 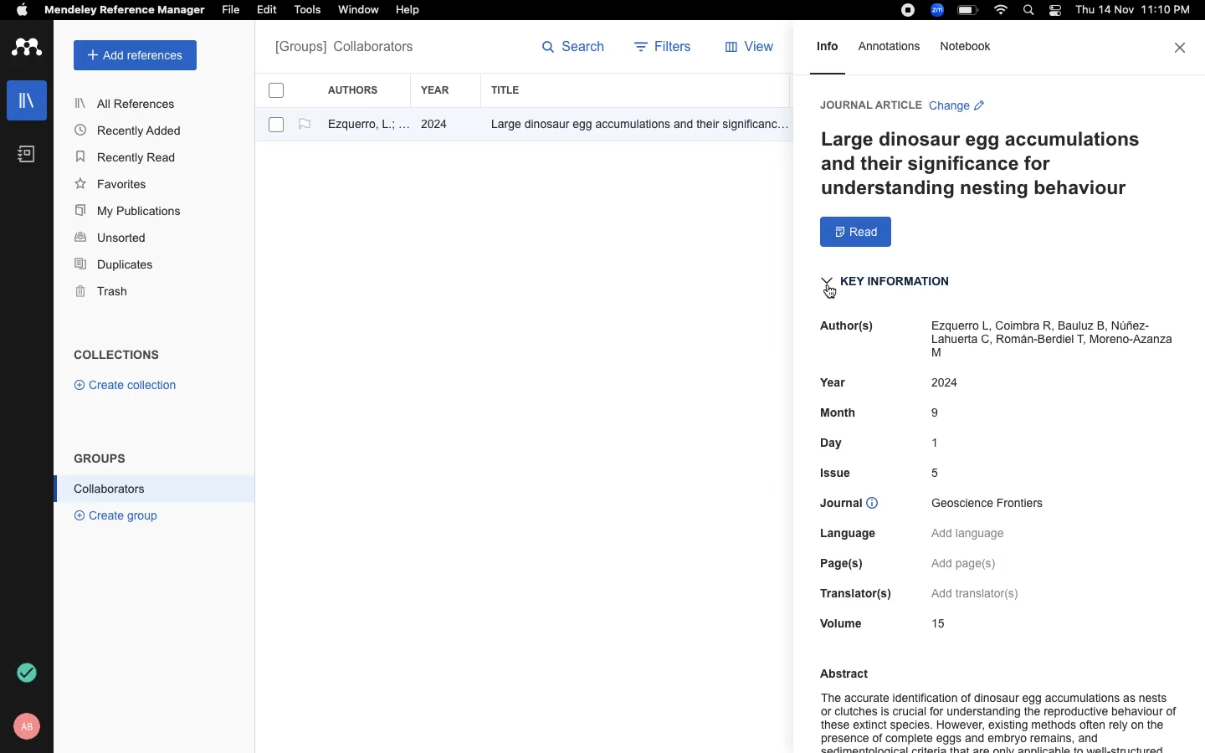 What do you see at coordinates (307, 11) in the screenshot?
I see `Tools` at bounding box center [307, 11].